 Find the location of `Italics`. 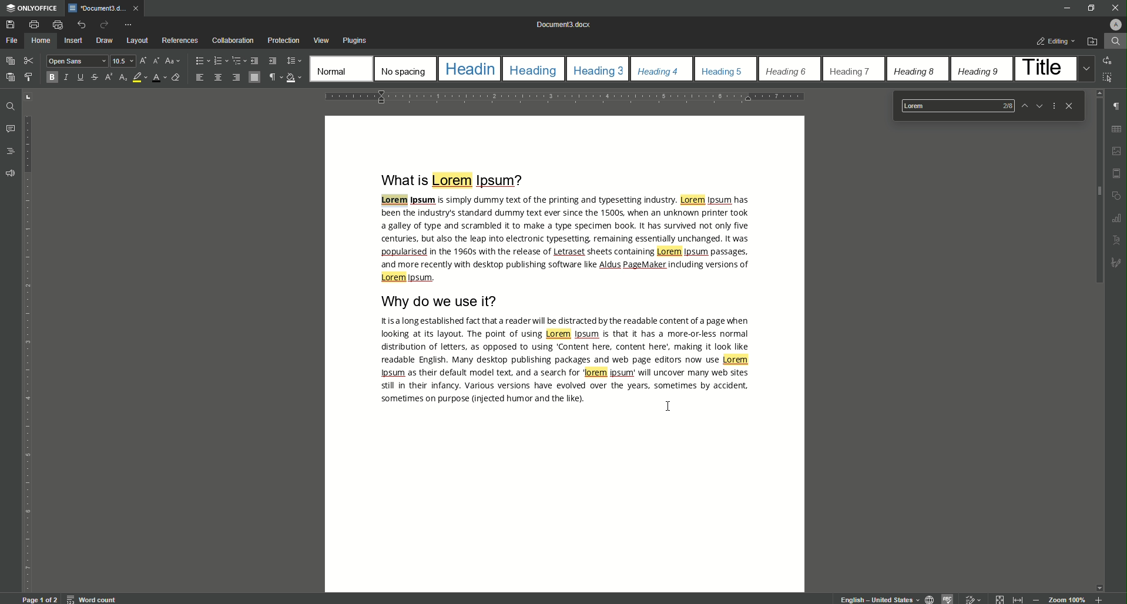

Italics is located at coordinates (66, 78).